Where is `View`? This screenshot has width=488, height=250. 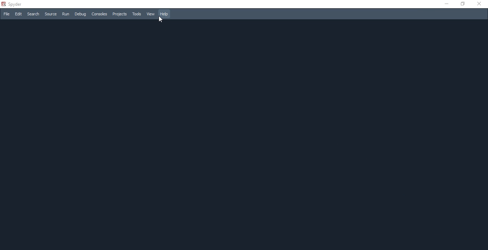 View is located at coordinates (150, 13).